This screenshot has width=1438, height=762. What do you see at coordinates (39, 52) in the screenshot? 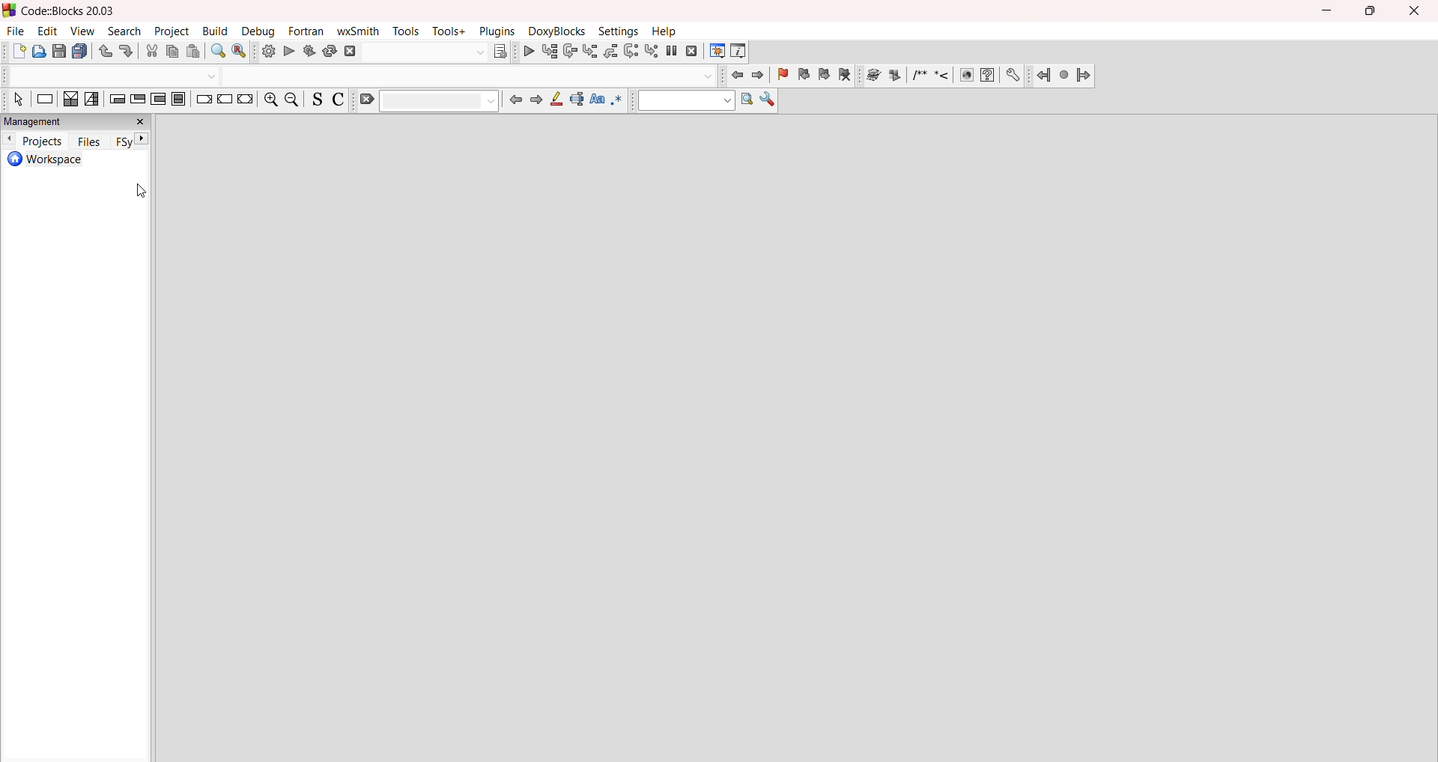
I see `open` at bounding box center [39, 52].